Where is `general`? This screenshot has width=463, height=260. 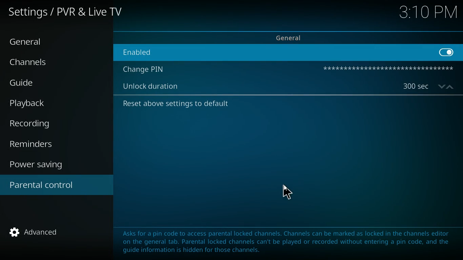 general is located at coordinates (294, 37).